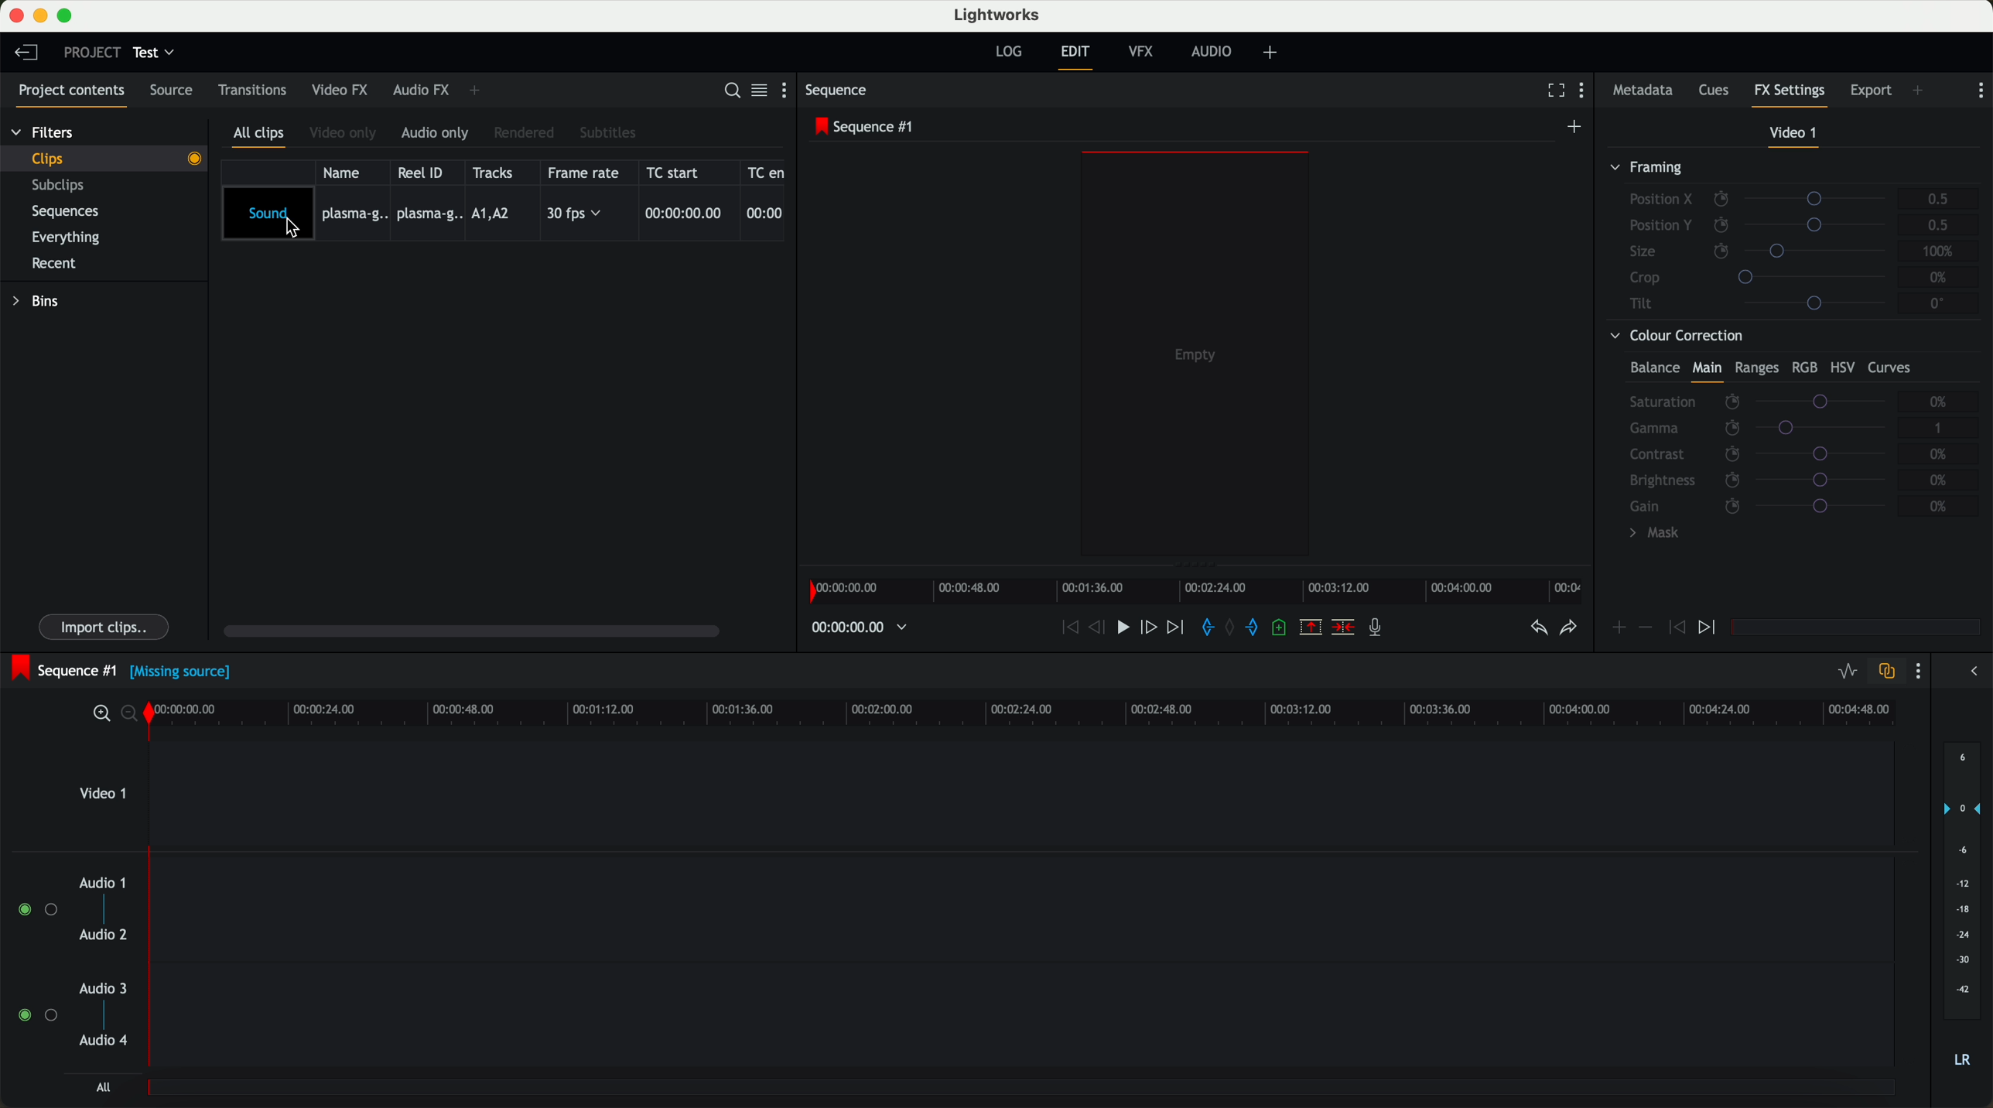  What do you see at coordinates (857, 628) in the screenshot?
I see `timer` at bounding box center [857, 628].